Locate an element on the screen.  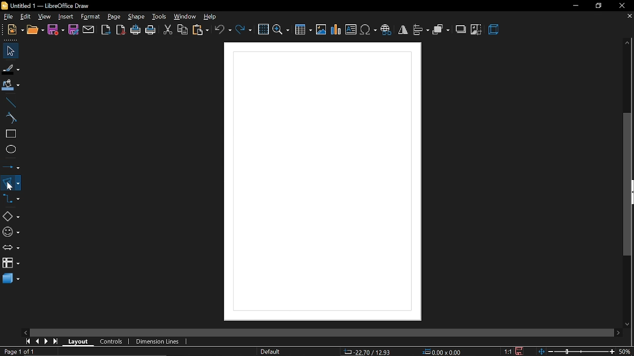
fromat is located at coordinates (90, 17).